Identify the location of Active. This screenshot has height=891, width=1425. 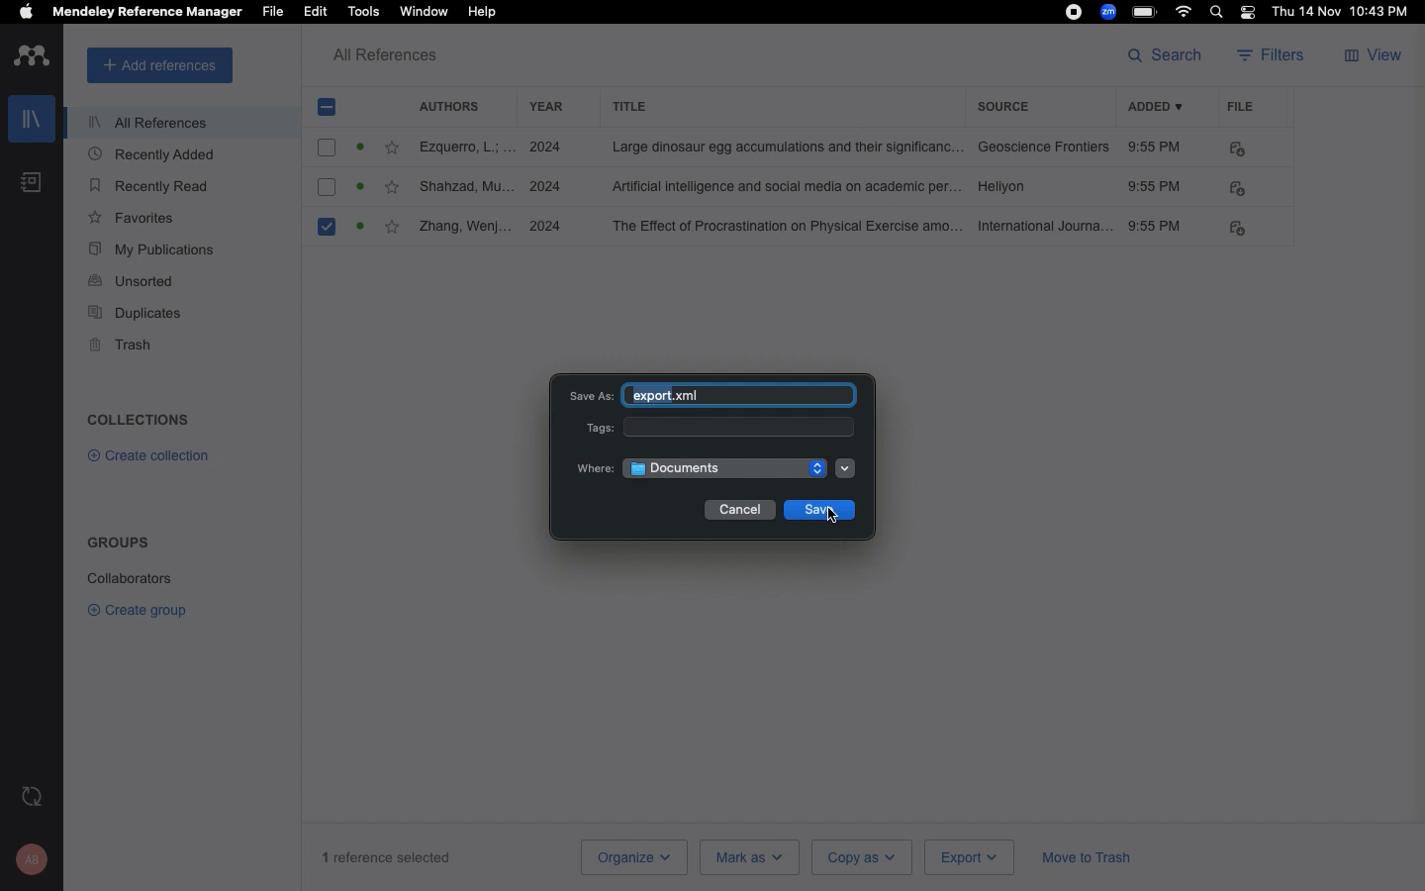
(359, 147).